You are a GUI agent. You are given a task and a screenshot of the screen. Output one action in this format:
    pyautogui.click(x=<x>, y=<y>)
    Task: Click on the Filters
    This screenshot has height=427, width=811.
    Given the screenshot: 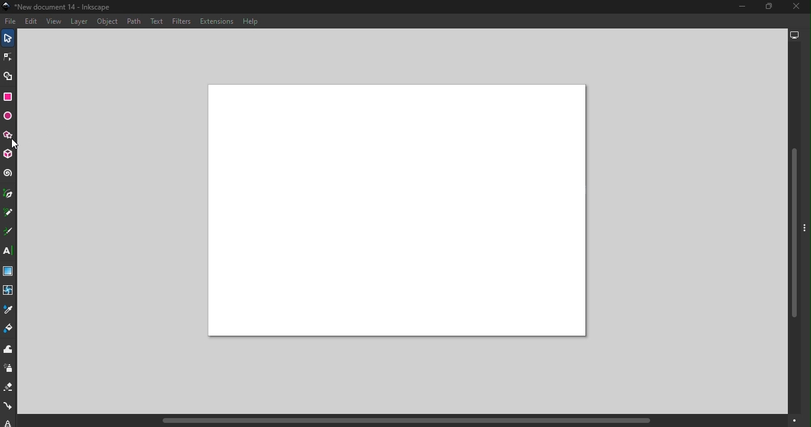 What is the action you would take?
    pyautogui.click(x=182, y=21)
    